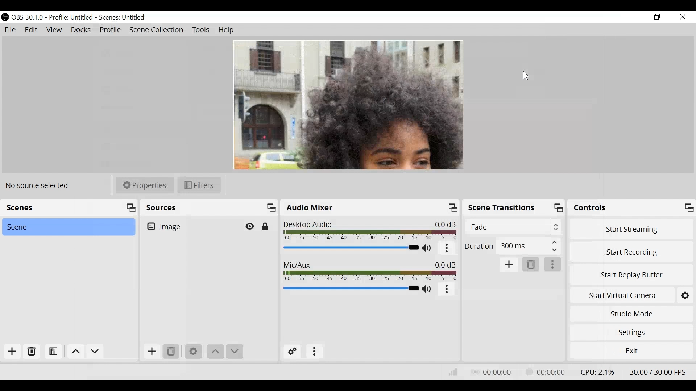  I want to click on Close, so click(683, 17).